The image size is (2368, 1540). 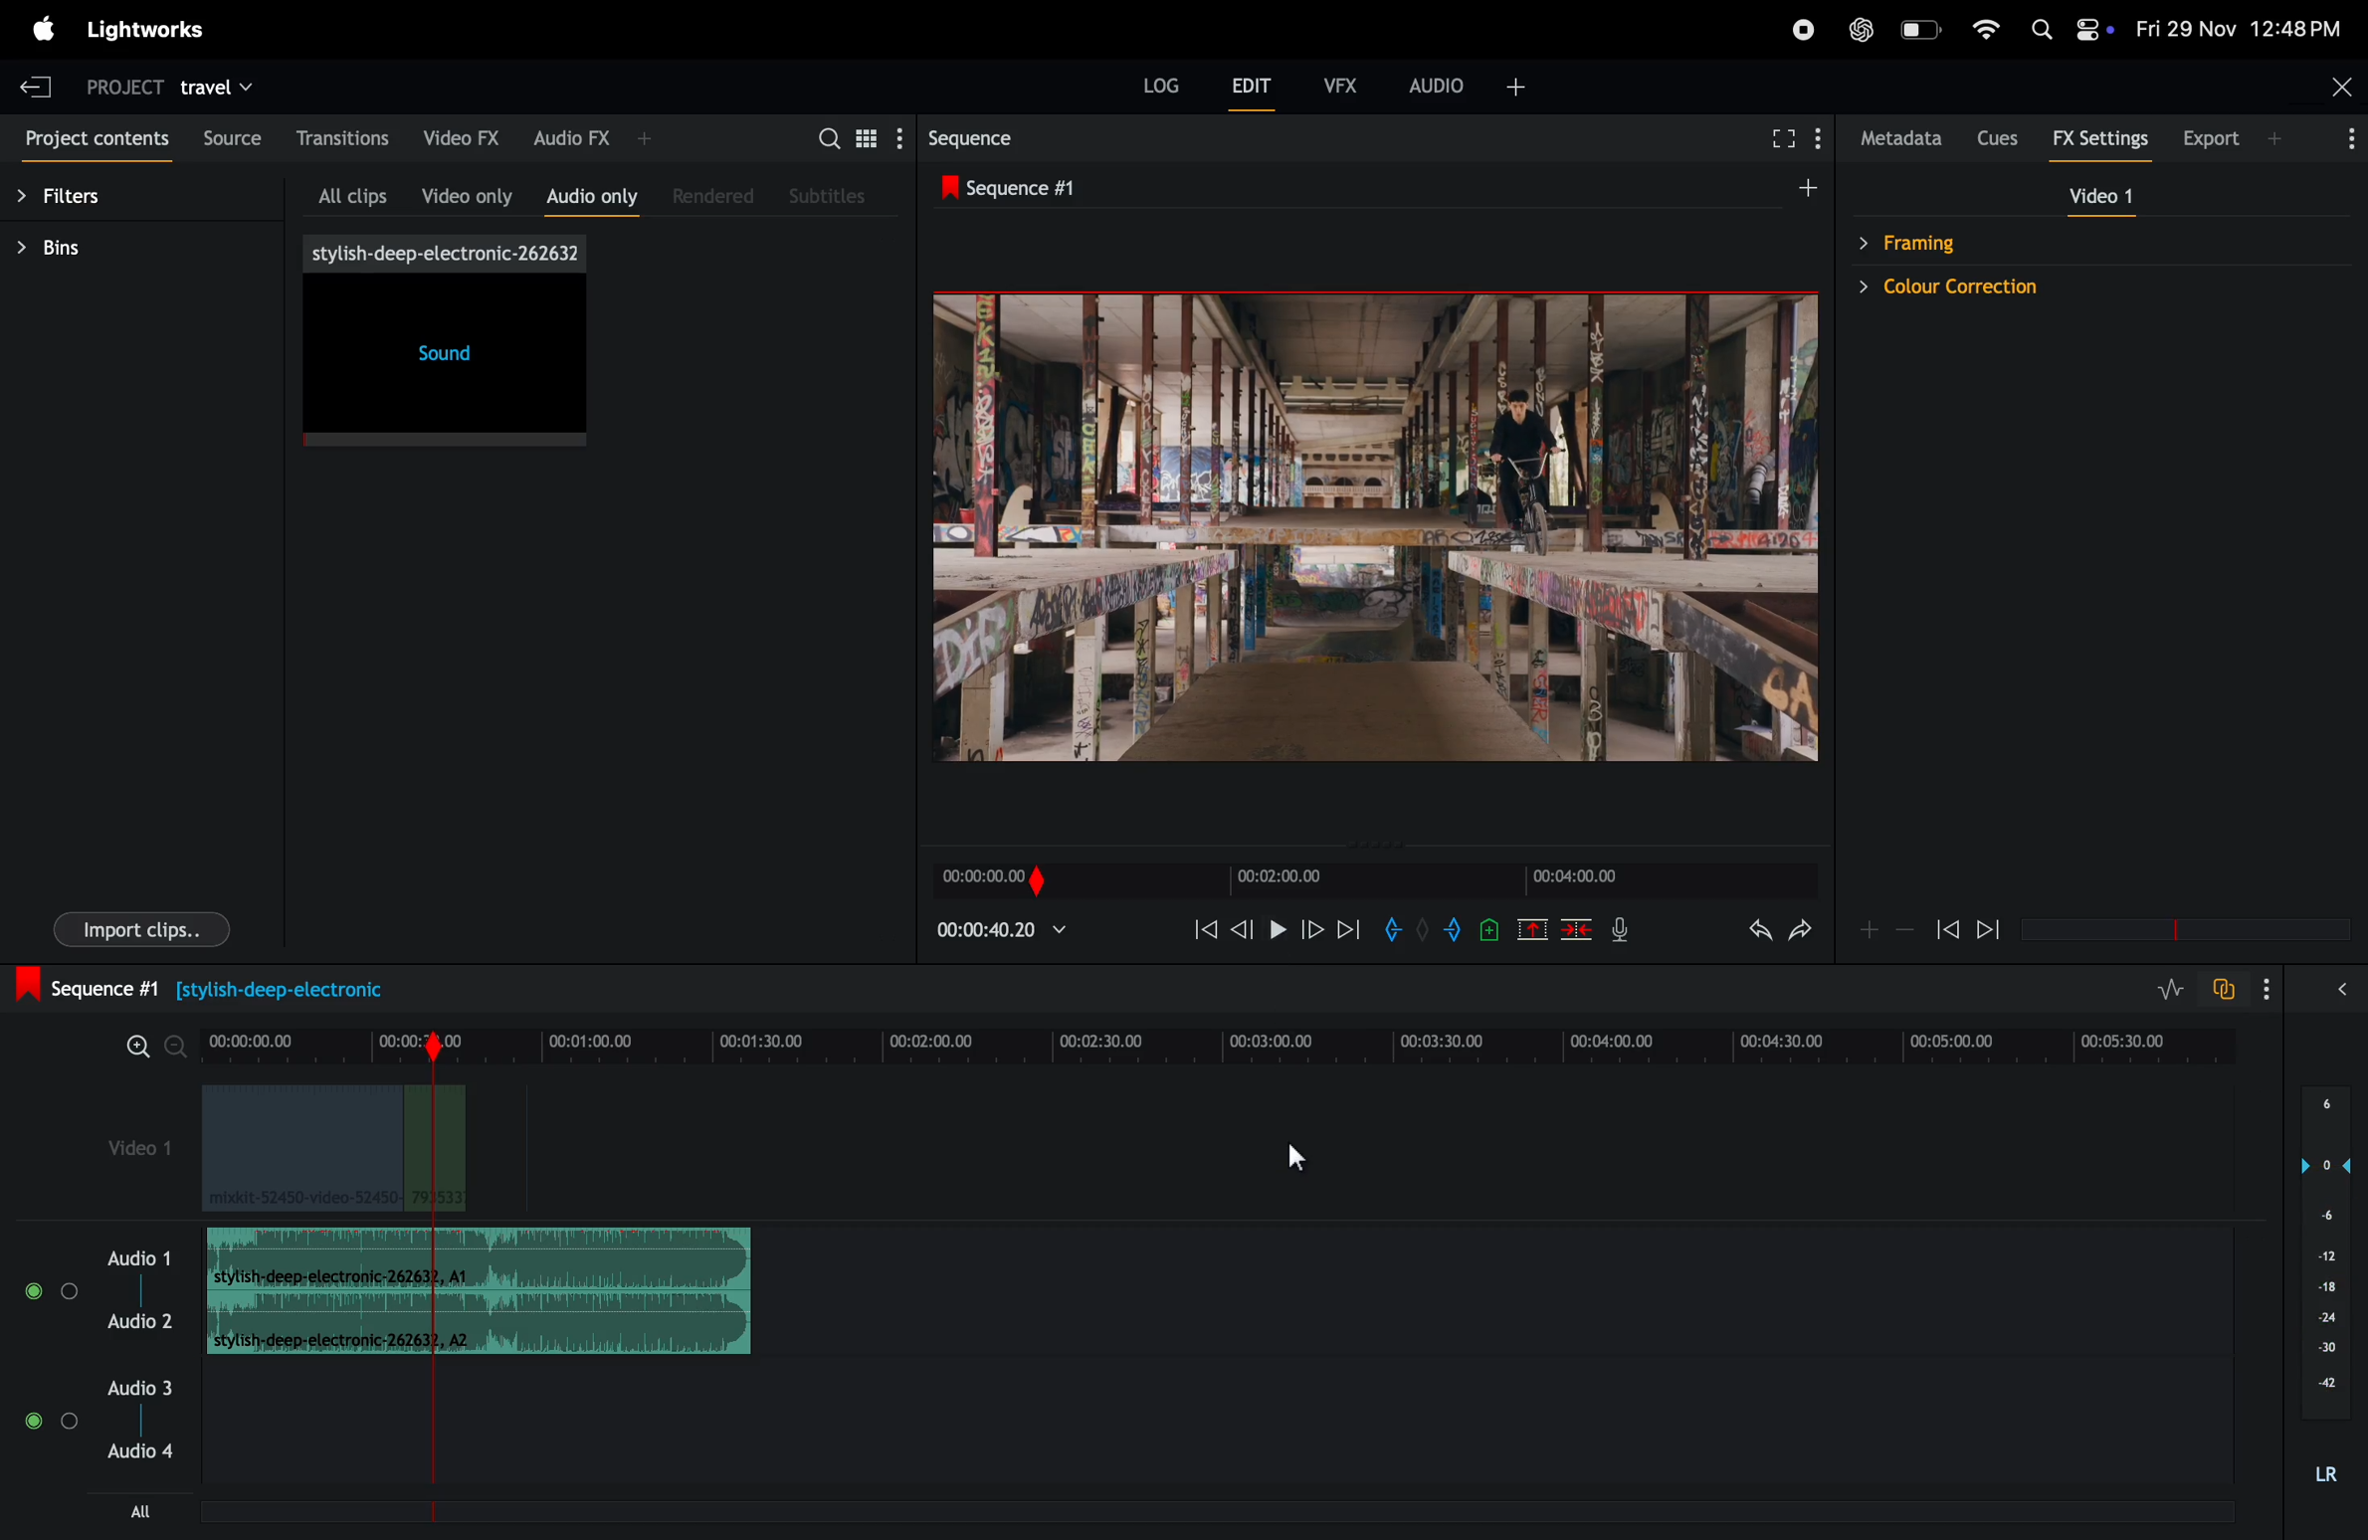 What do you see at coordinates (147, 926) in the screenshot?
I see `import clips` at bounding box center [147, 926].